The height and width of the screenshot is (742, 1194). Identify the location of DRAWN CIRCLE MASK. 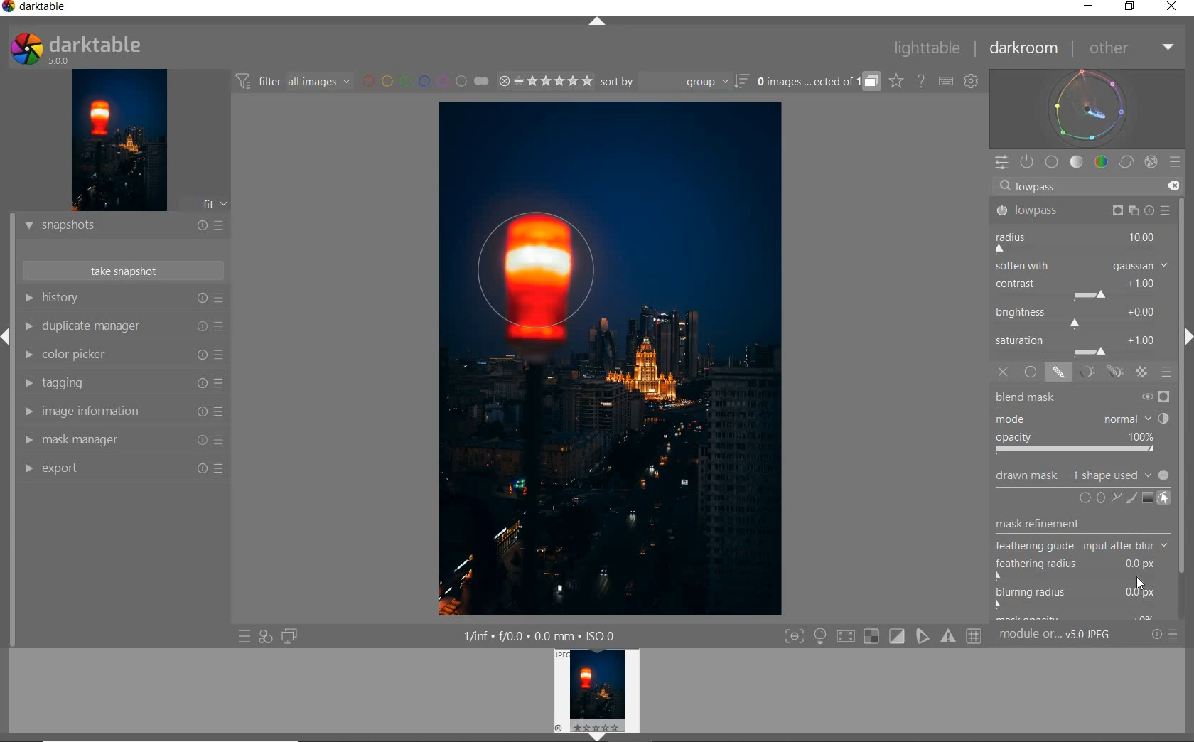
(550, 271).